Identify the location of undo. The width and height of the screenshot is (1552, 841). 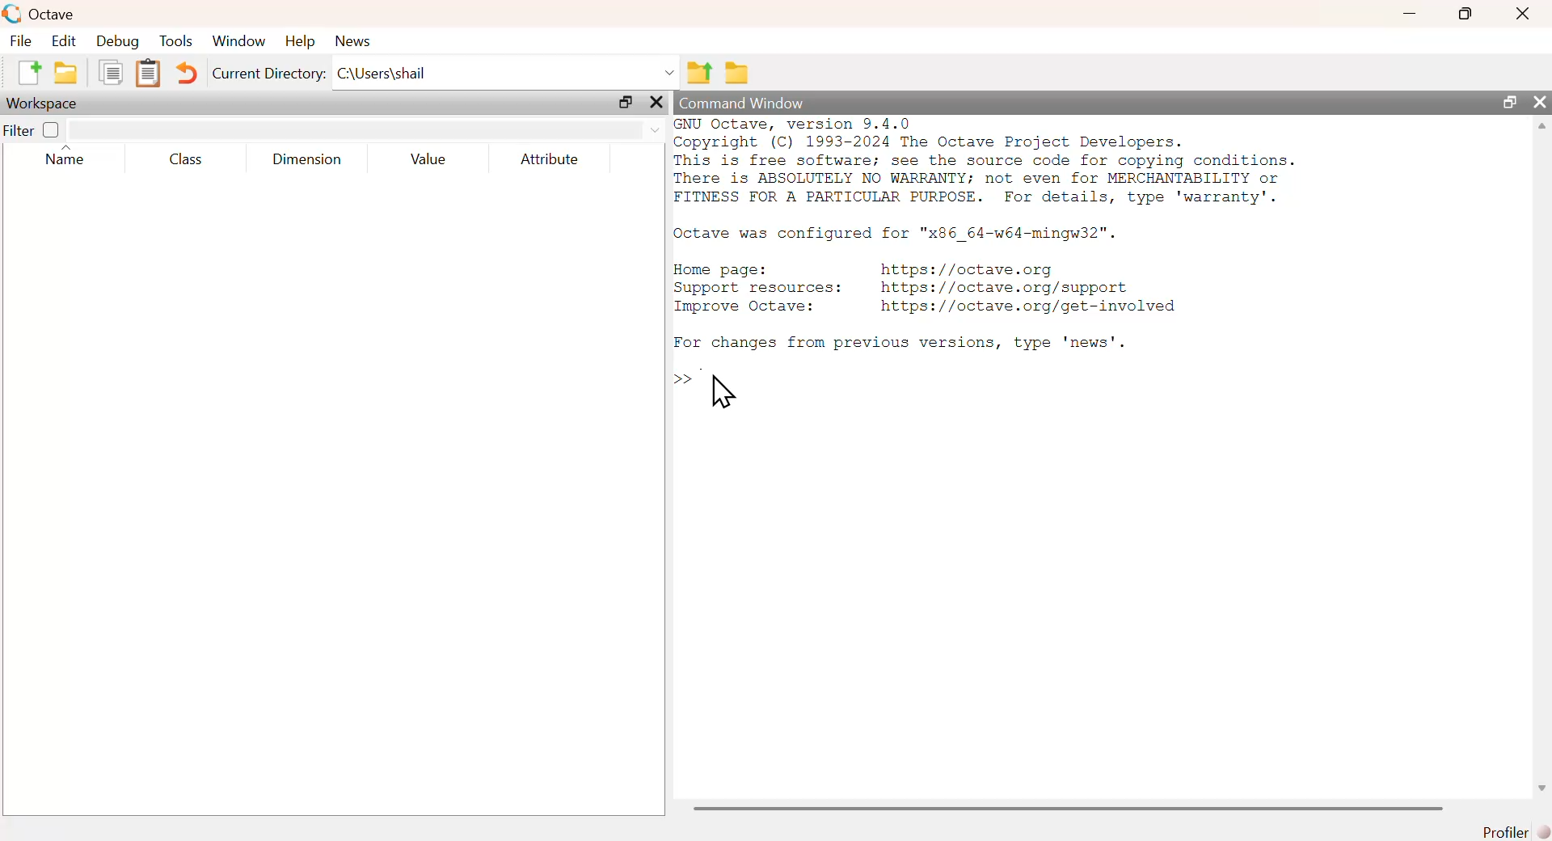
(190, 76).